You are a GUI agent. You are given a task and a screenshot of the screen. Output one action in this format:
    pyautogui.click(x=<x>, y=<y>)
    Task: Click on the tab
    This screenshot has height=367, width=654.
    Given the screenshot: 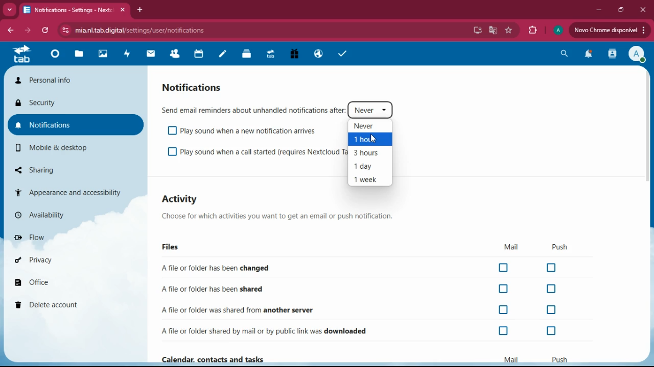 What is the action you would take?
    pyautogui.click(x=77, y=11)
    